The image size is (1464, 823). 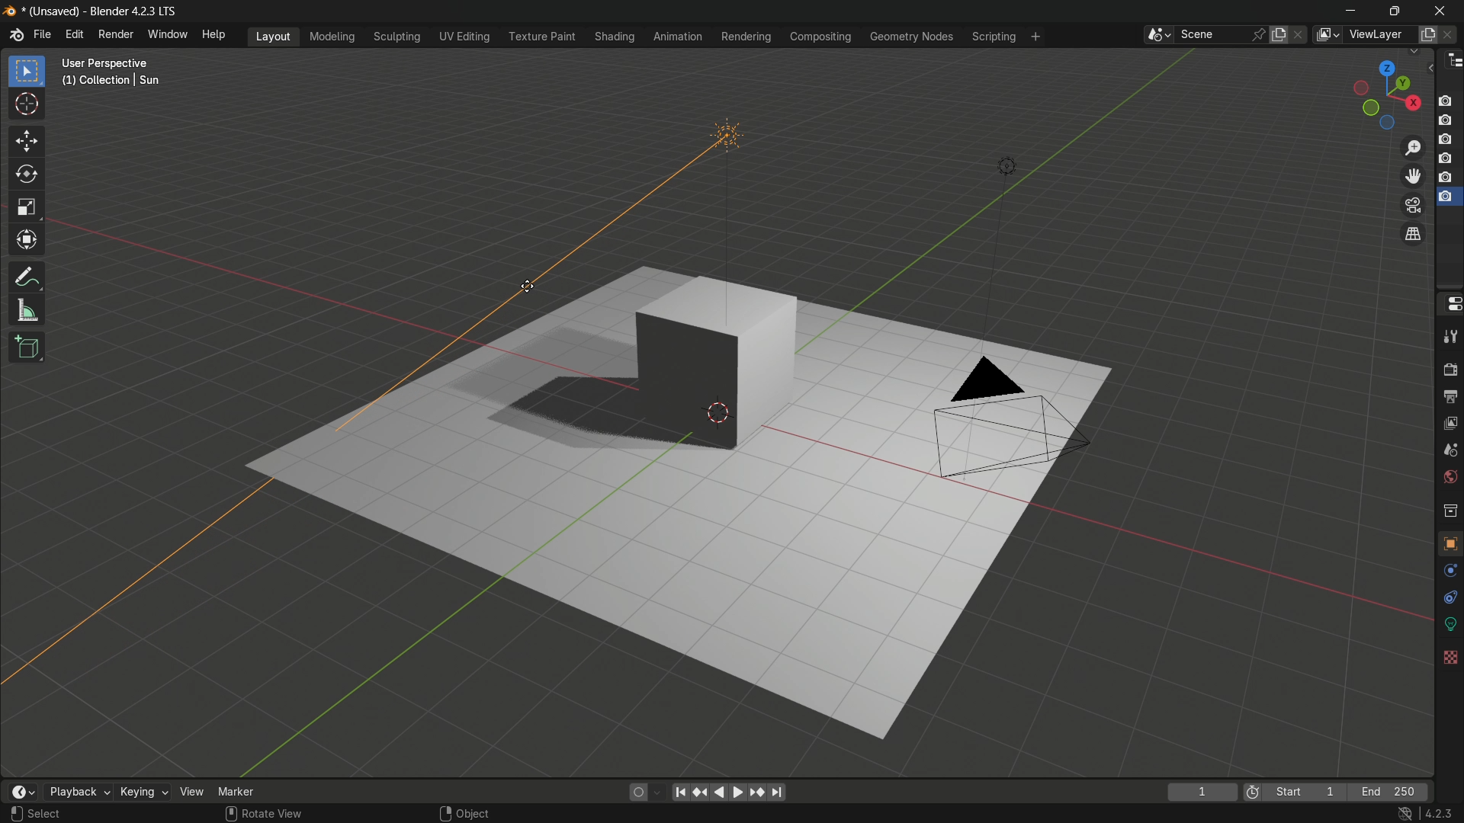 What do you see at coordinates (112, 81) in the screenshot?
I see `(1) Collection | Sun` at bounding box center [112, 81].